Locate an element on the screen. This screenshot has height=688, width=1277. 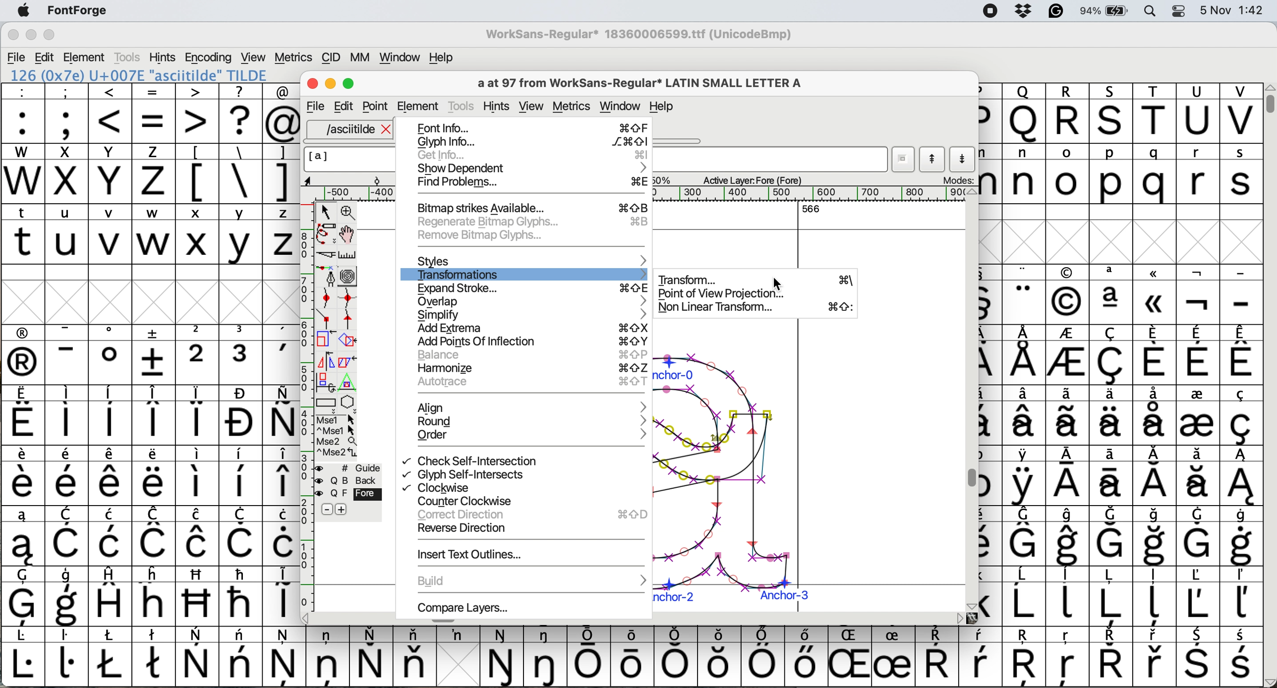
symbol is located at coordinates (1240, 415).